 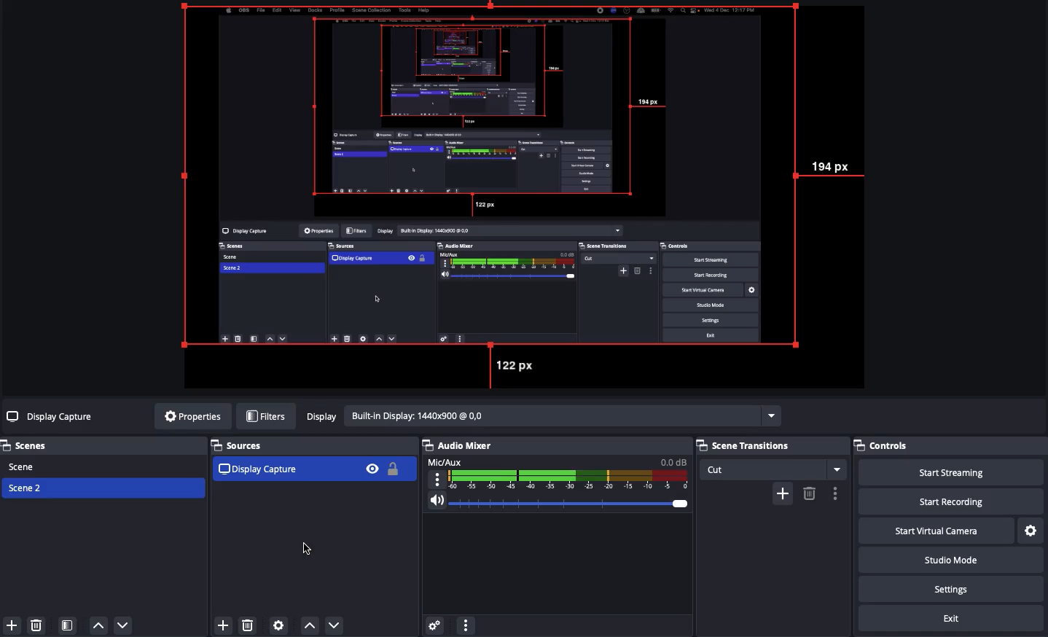 What do you see at coordinates (279, 625) in the screenshot?
I see `Sources preference` at bounding box center [279, 625].